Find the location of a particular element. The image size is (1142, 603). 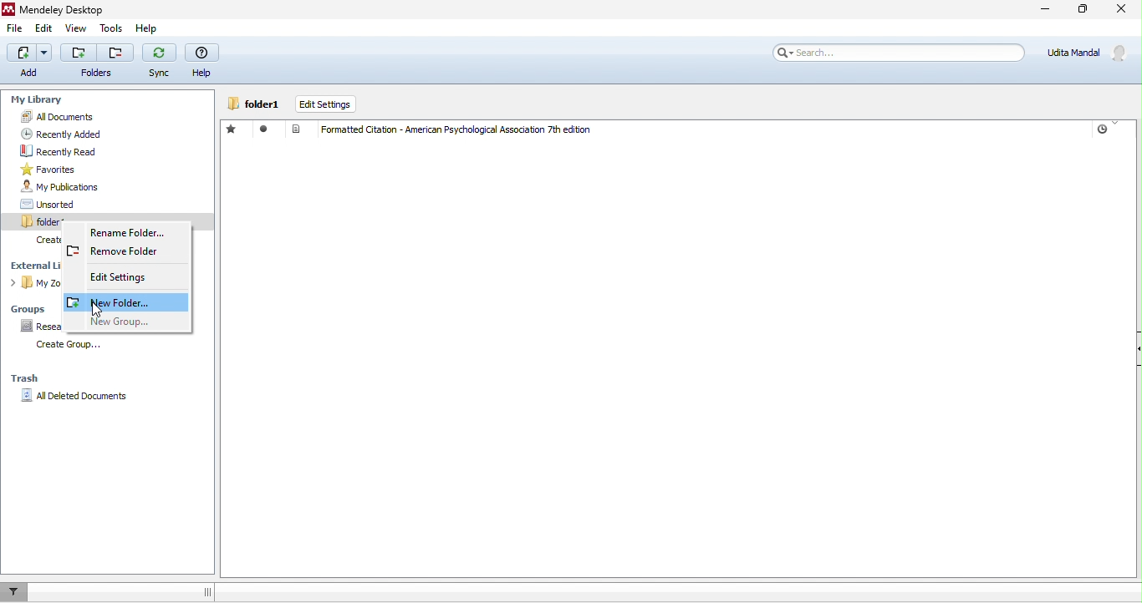

close is located at coordinates (1121, 8).